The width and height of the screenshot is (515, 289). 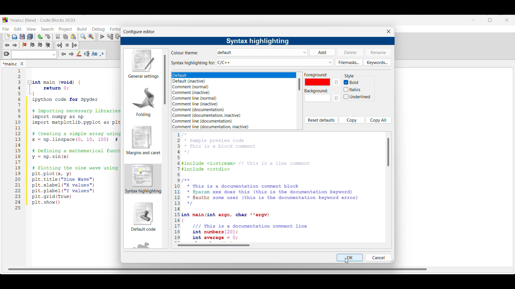 I want to click on Undo, so click(x=40, y=37).